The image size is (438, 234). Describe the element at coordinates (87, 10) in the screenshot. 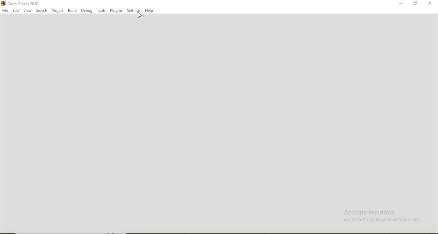

I see `Debug ` at that location.